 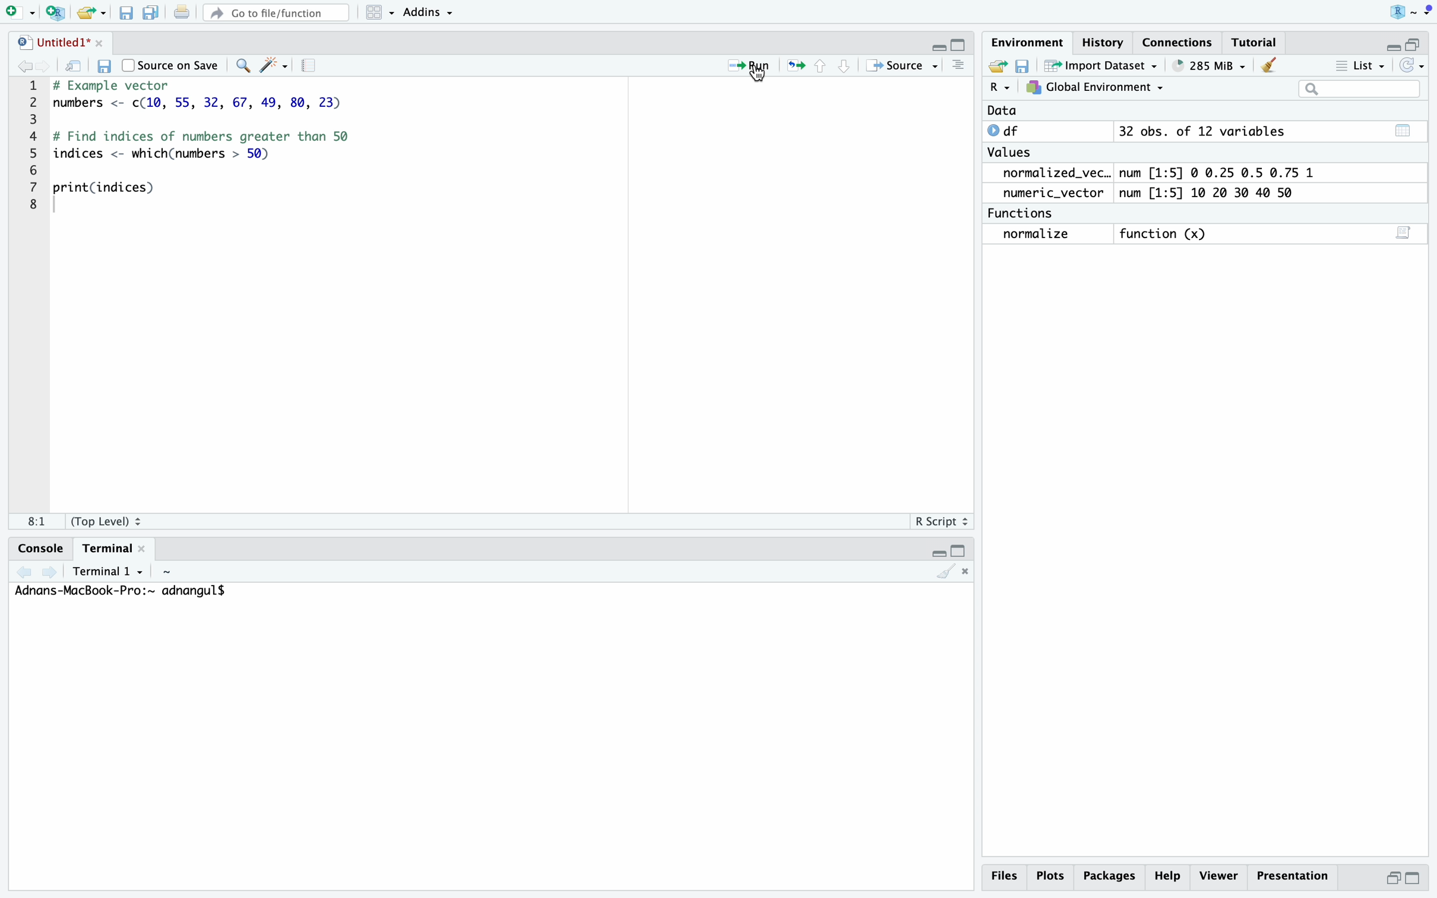 What do you see at coordinates (1025, 212) in the screenshot?
I see `Functions` at bounding box center [1025, 212].